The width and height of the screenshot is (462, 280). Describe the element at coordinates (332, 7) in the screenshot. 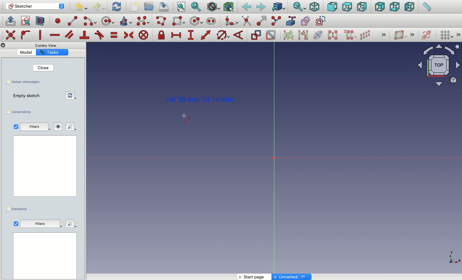

I see `Front` at that location.